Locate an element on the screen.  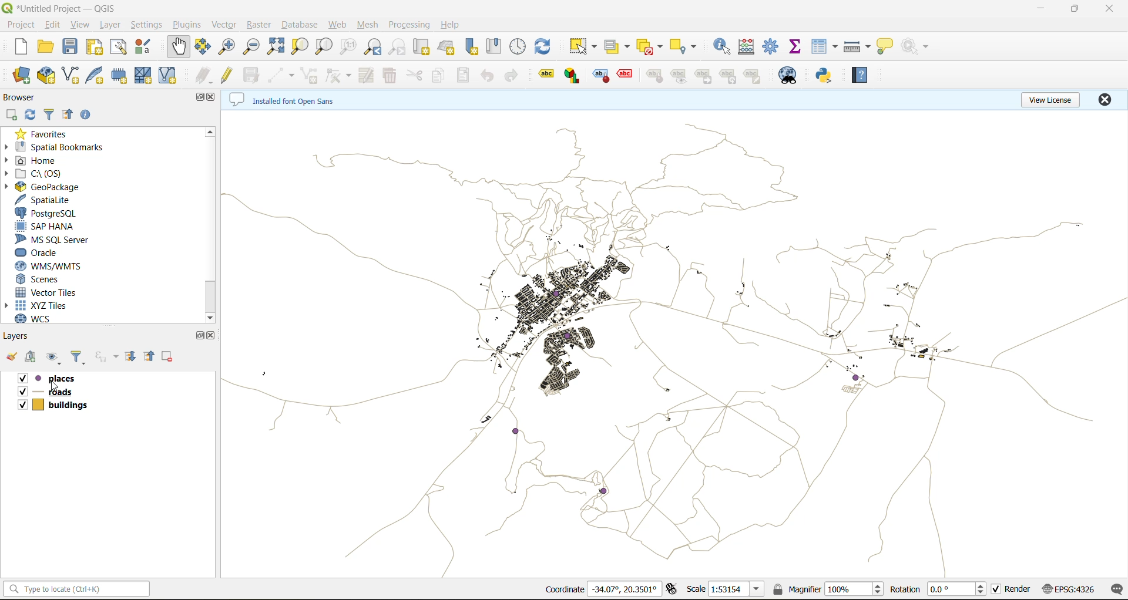
layers is located at coordinates (673, 341).